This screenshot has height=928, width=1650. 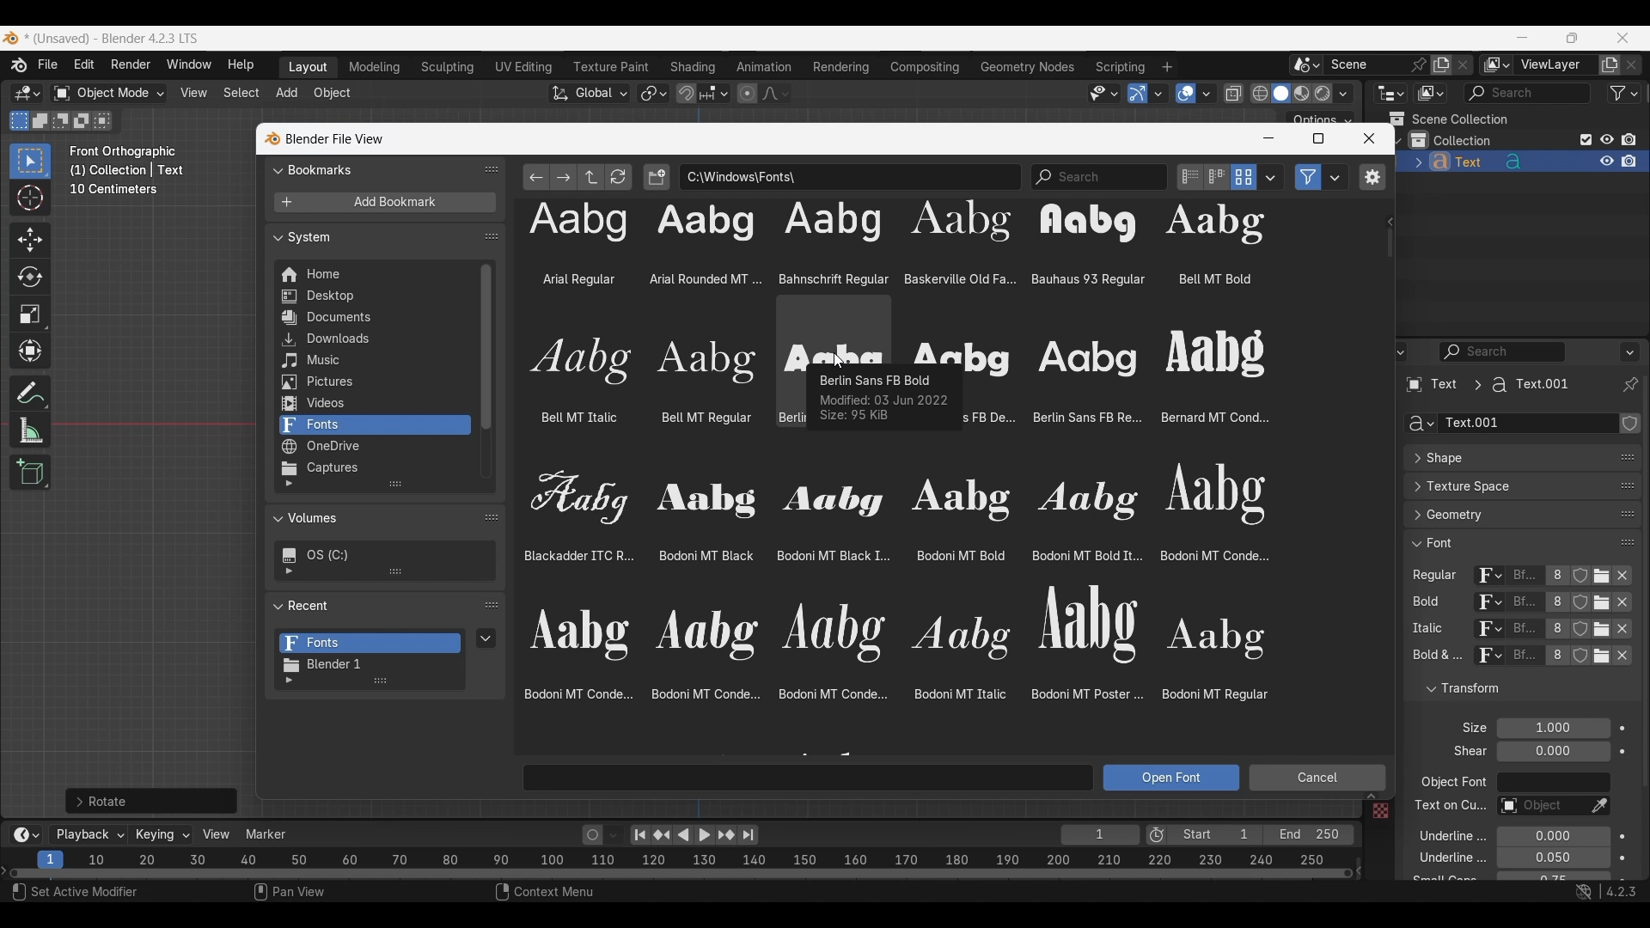 What do you see at coordinates (217, 834) in the screenshot?
I see `View` at bounding box center [217, 834].